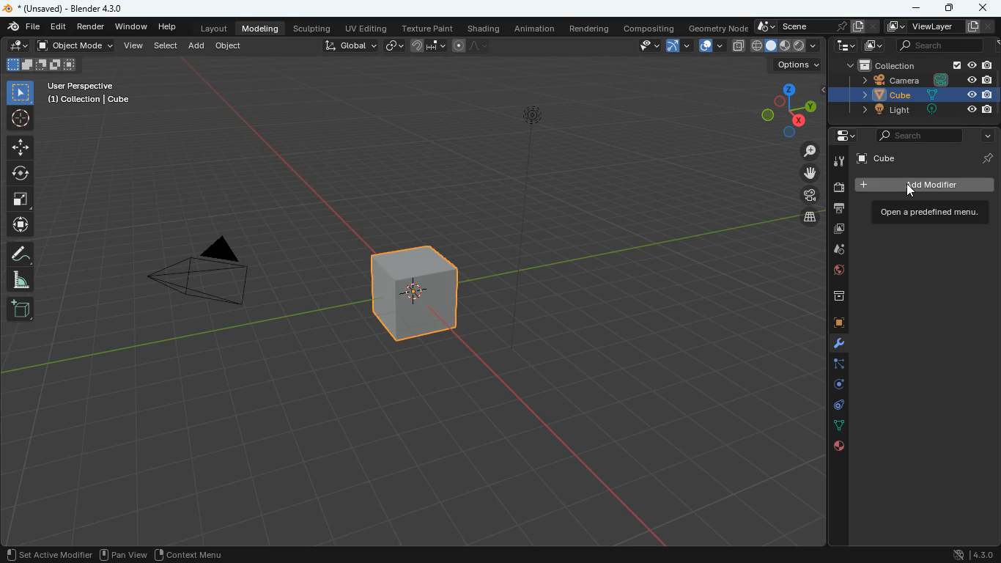 This screenshot has width=1001, height=563. Describe the element at coordinates (536, 29) in the screenshot. I see `animation` at that location.